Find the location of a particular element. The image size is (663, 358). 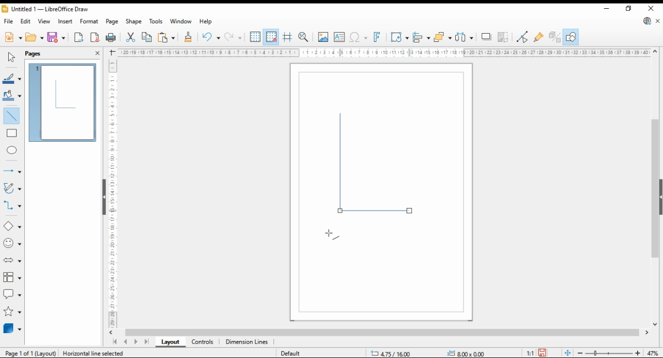

vertical scale is located at coordinates (116, 191).